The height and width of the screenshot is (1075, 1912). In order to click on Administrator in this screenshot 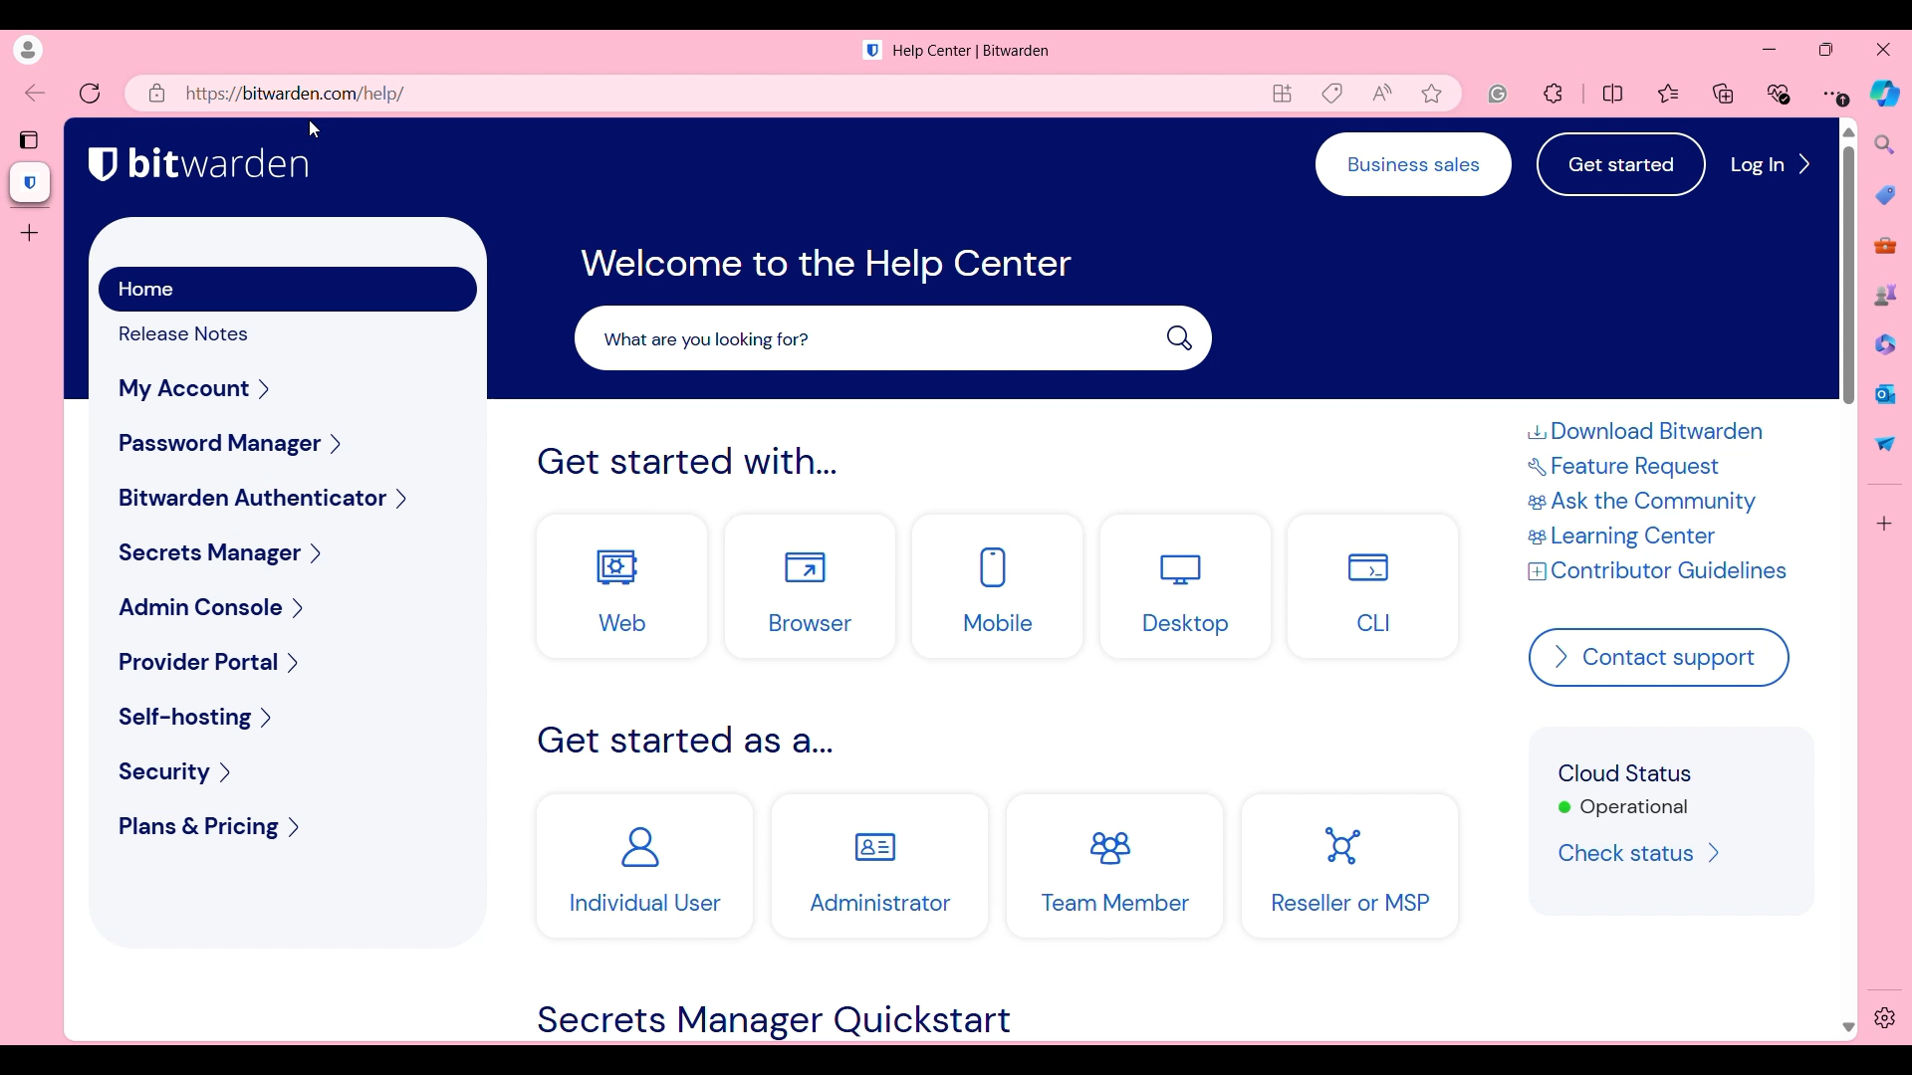, I will do `click(879, 867)`.